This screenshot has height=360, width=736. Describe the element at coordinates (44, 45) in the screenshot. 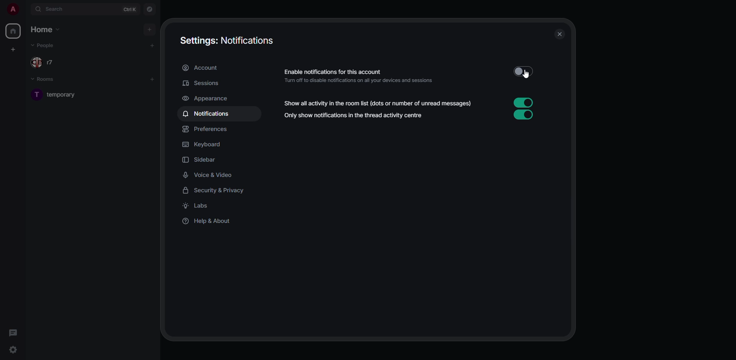

I see `people` at that location.